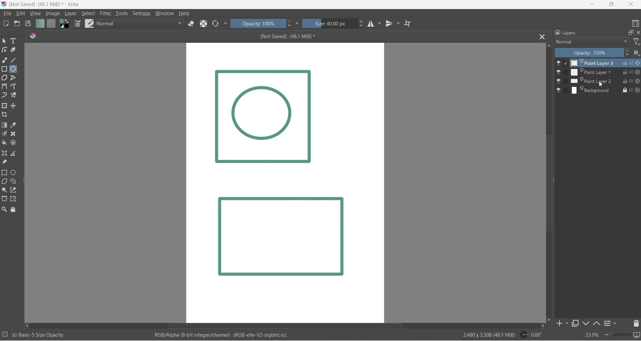 The image size is (641, 341). Describe the element at coordinates (4, 4) in the screenshot. I see `app icon` at that location.